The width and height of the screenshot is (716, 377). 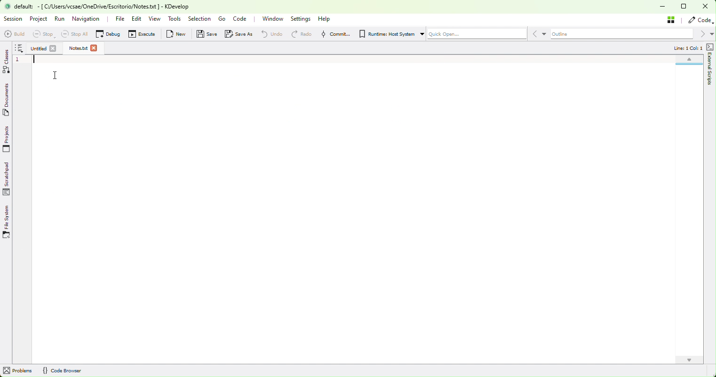 I want to click on Stash, so click(x=672, y=19).